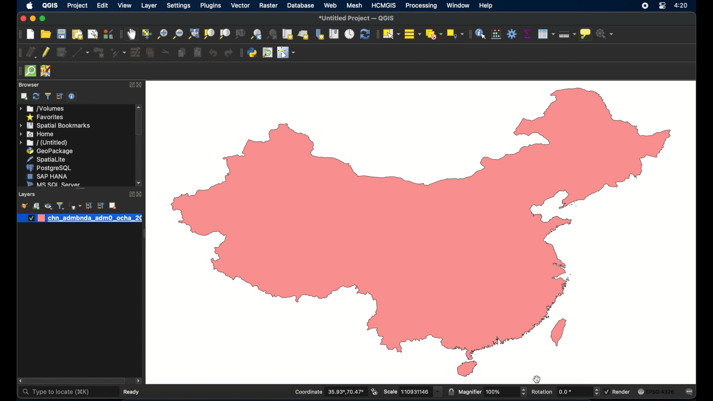 The width and height of the screenshot is (713, 401). What do you see at coordinates (196, 52) in the screenshot?
I see `paste features` at bounding box center [196, 52].